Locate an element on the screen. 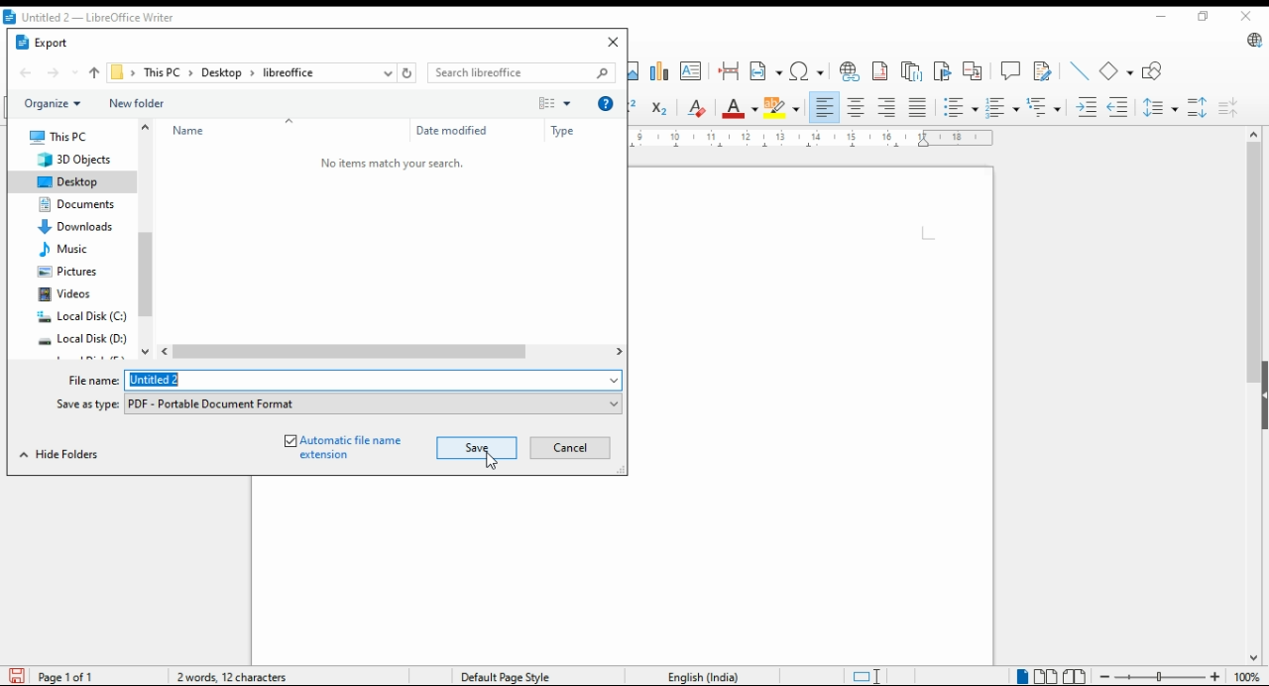 The height and width of the screenshot is (686, 1269). insert field is located at coordinates (765, 71).